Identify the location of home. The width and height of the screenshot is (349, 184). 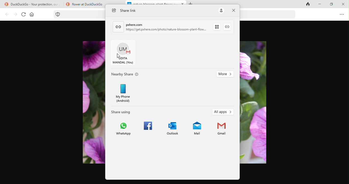
(32, 15).